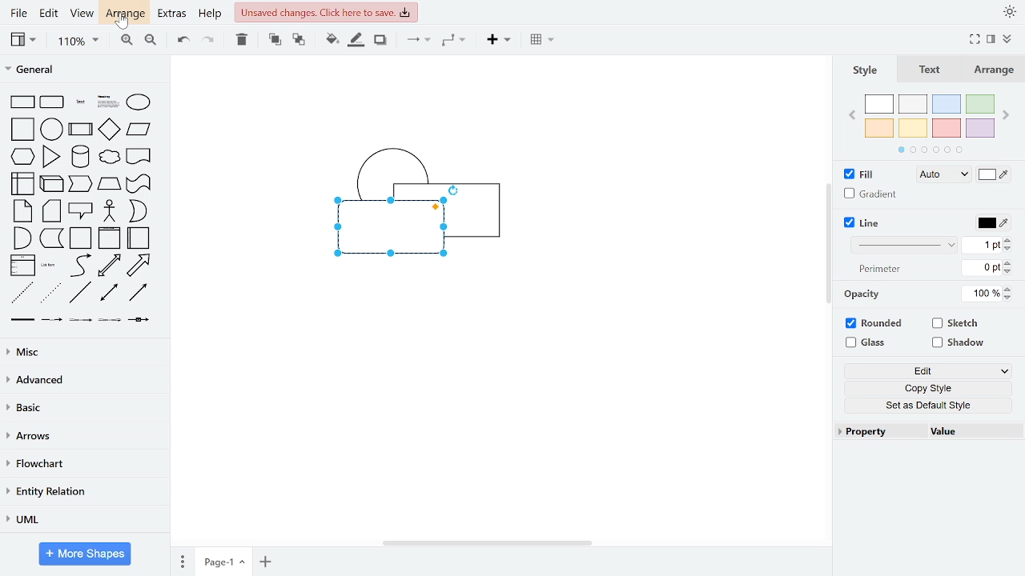 The width and height of the screenshot is (1025, 576). Describe the element at coordinates (1010, 38) in the screenshot. I see `collapse` at that location.